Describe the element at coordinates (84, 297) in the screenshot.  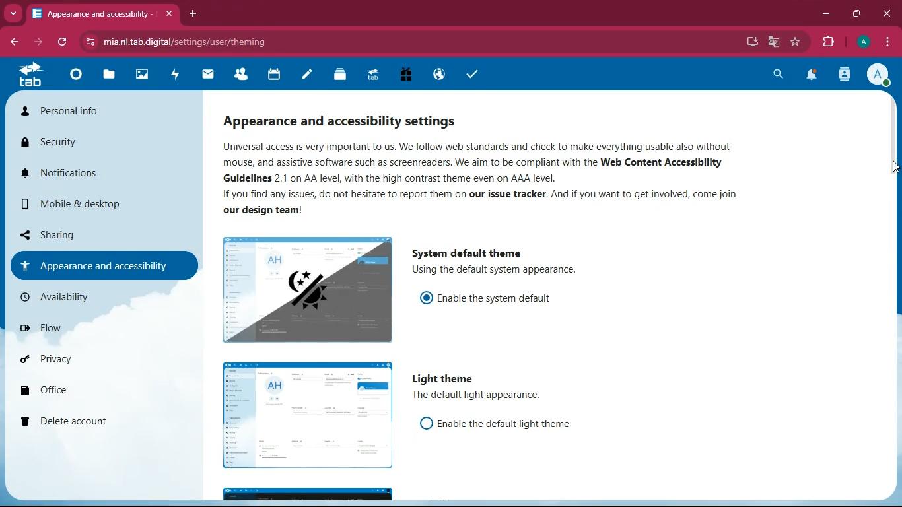
I see `availability` at that location.